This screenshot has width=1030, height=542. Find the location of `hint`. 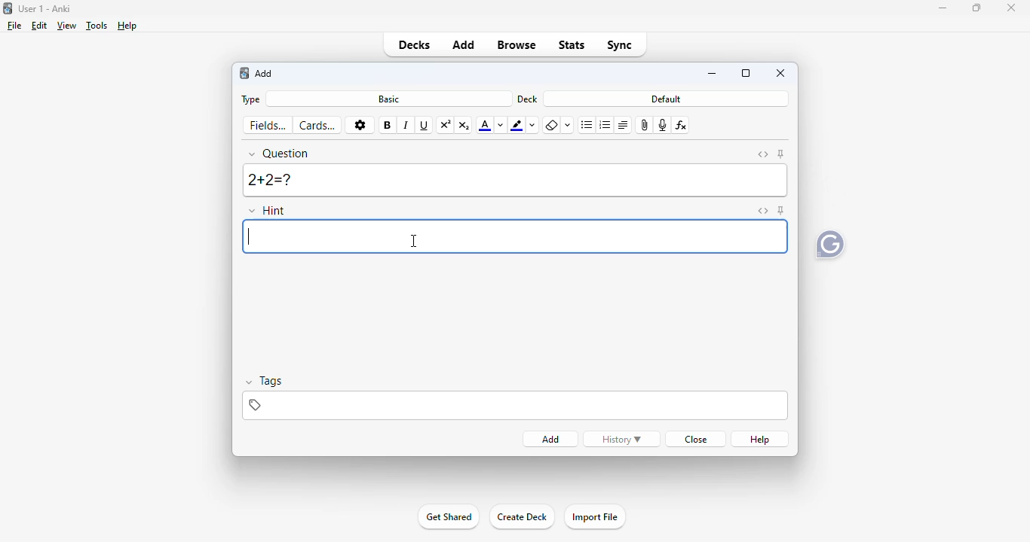

hint is located at coordinates (266, 210).